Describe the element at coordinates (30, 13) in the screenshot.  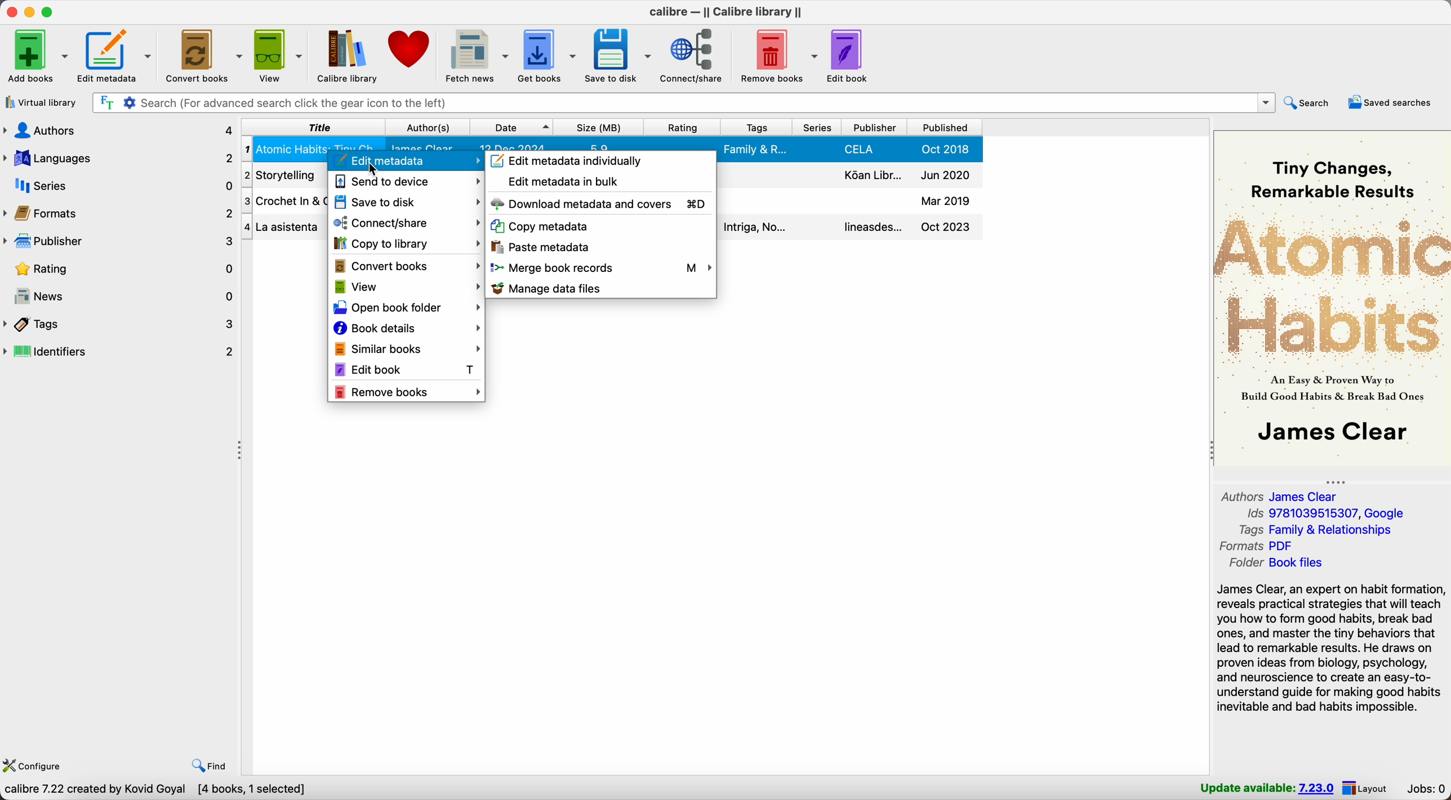
I see `minimize calibre` at that location.